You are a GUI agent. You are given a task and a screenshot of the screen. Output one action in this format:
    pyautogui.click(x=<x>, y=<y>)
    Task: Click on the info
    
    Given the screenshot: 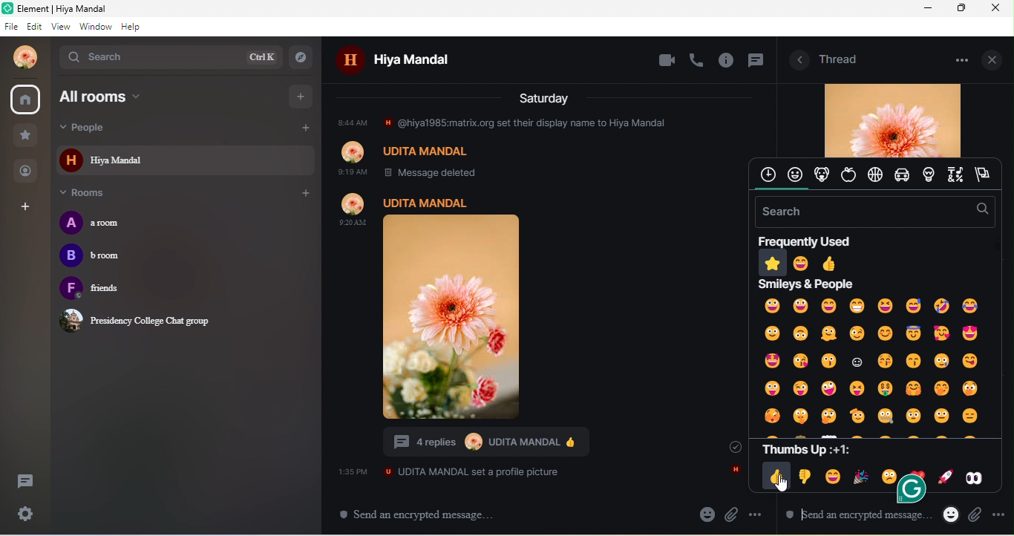 What is the action you would take?
    pyautogui.click(x=727, y=62)
    